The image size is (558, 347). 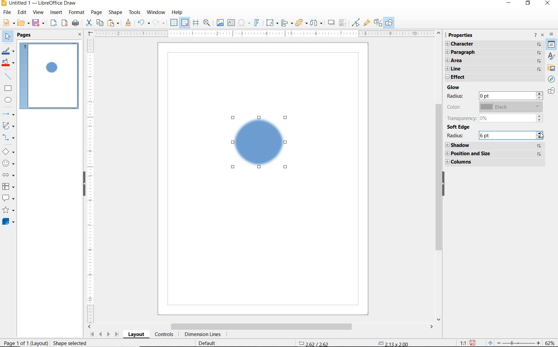 What do you see at coordinates (542, 36) in the screenshot?
I see `CLOSE` at bounding box center [542, 36].